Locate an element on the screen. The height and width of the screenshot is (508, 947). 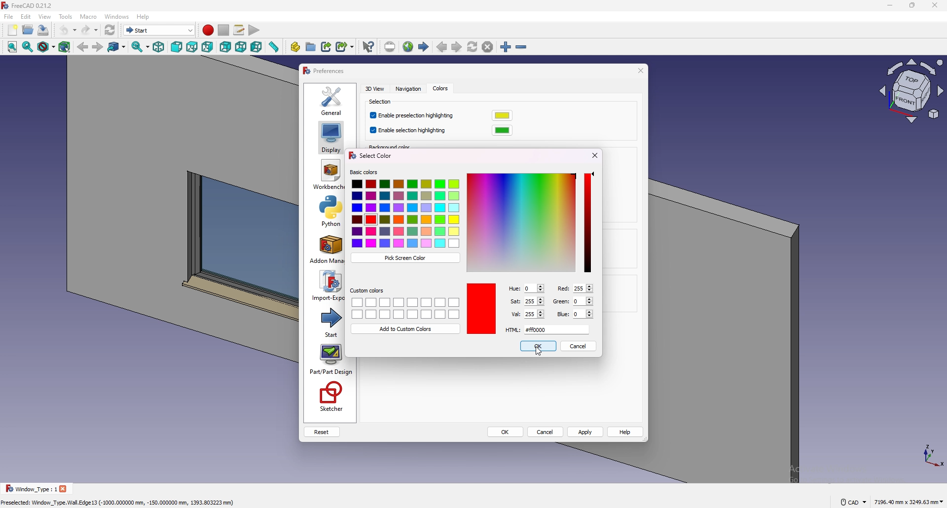
import export is located at coordinates (327, 286).